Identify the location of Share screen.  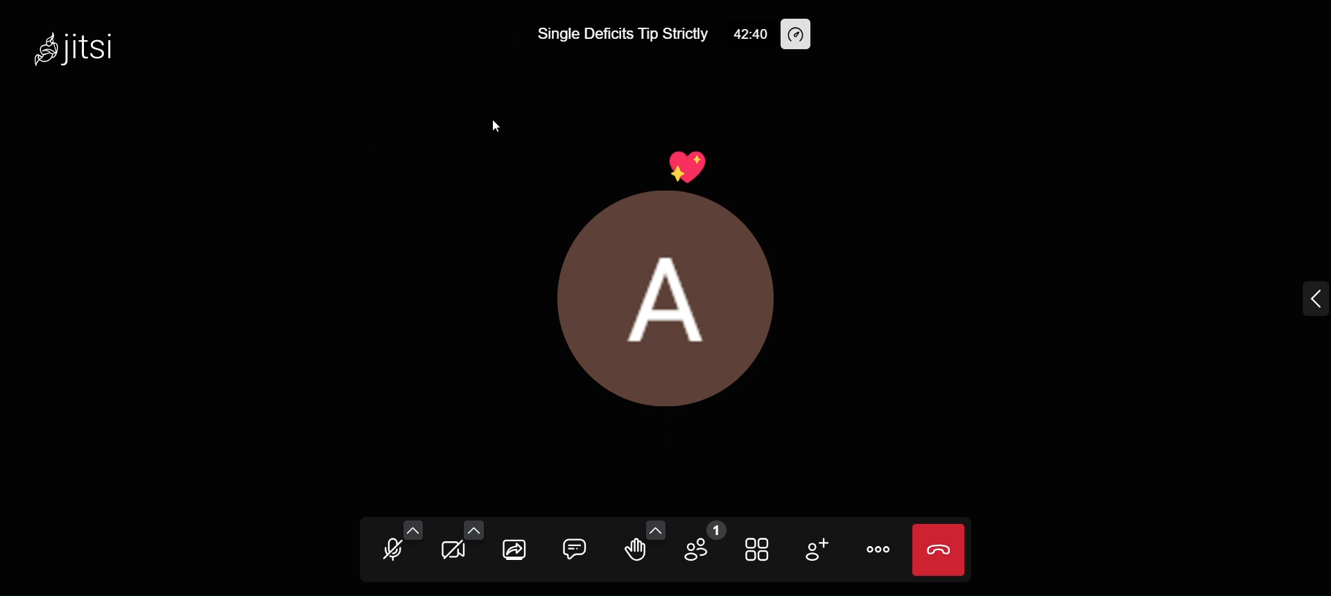
(513, 549).